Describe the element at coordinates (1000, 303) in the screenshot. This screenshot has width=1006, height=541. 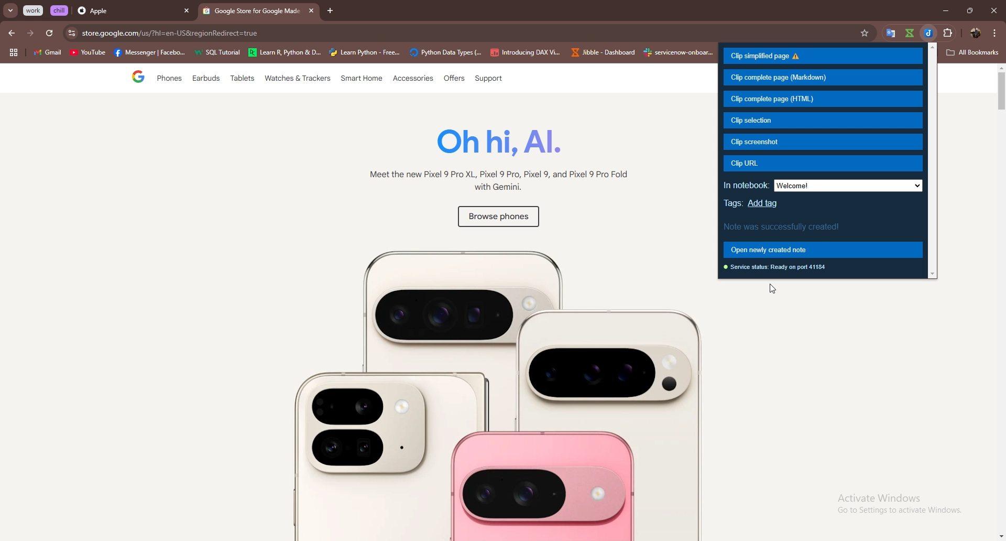
I see `scroll bar` at that location.